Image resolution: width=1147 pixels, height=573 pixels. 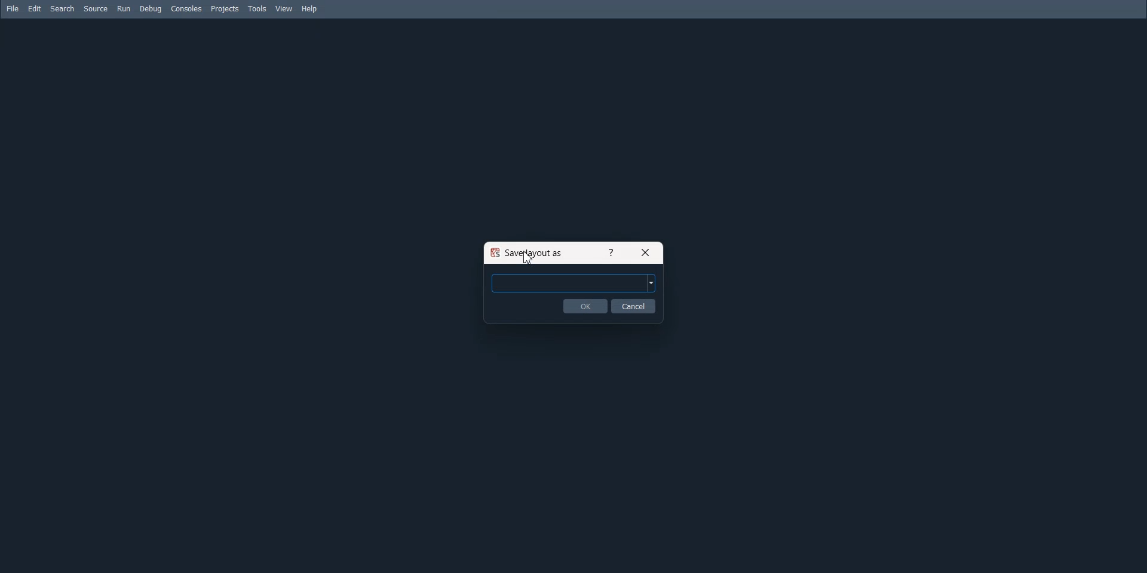 I want to click on Search, so click(x=63, y=9).